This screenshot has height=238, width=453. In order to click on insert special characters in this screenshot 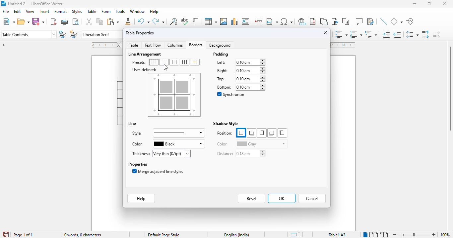, I will do `click(287, 21)`.